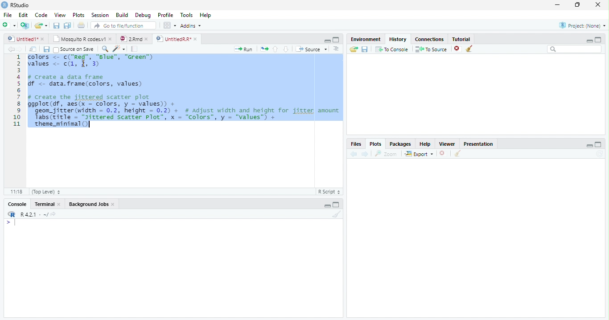 Image resolution: width=609 pixels, height=320 pixels. What do you see at coordinates (365, 49) in the screenshot?
I see `Save history into a file` at bounding box center [365, 49].